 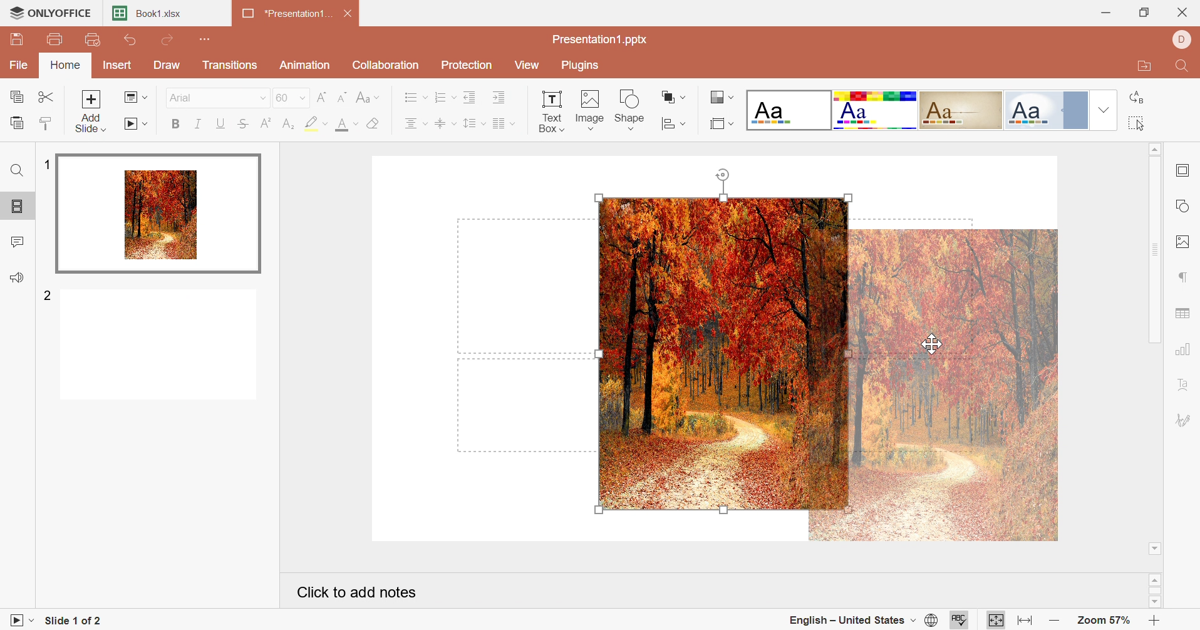 I want to click on Increment font size, so click(x=321, y=98).